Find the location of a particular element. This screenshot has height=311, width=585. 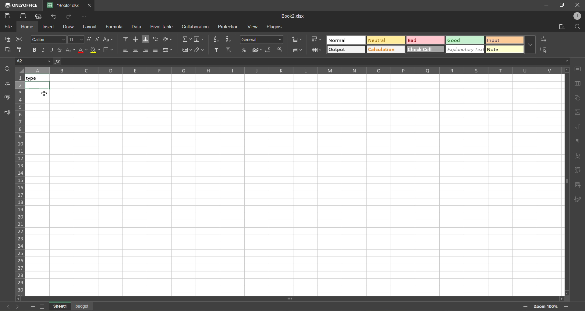

named ranges is located at coordinates (187, 50).